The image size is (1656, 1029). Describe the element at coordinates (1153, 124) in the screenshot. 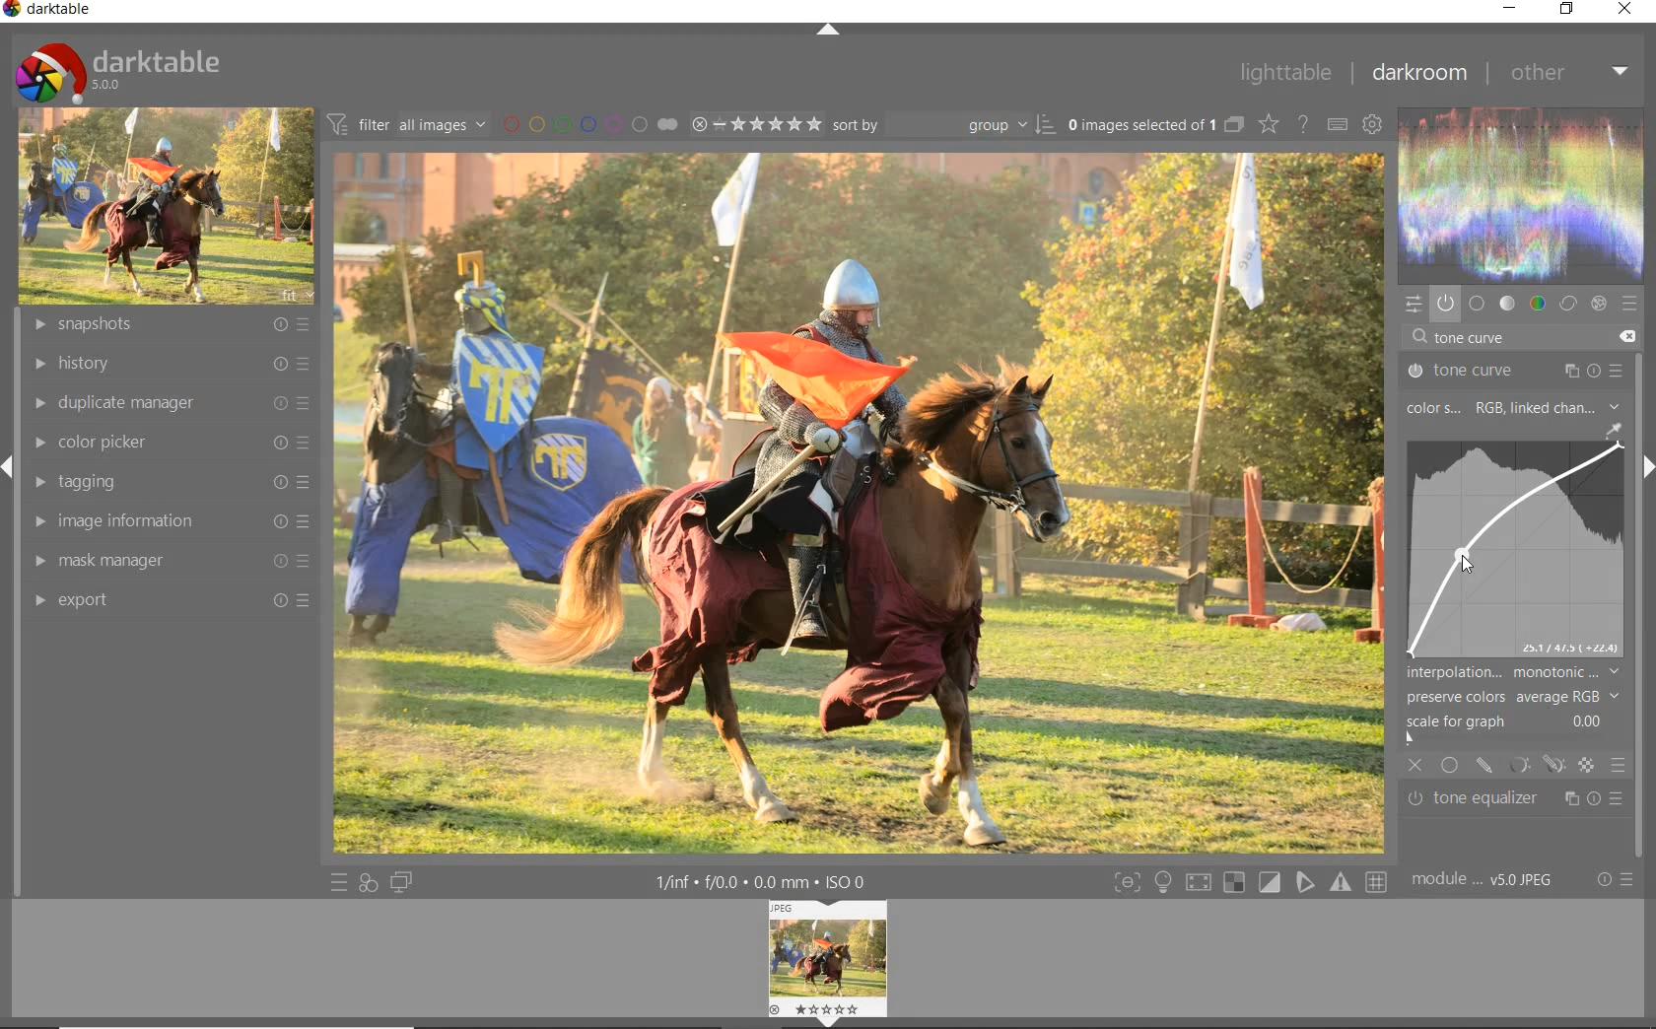

I see `0 images (#.... lected of 1)` at that location.